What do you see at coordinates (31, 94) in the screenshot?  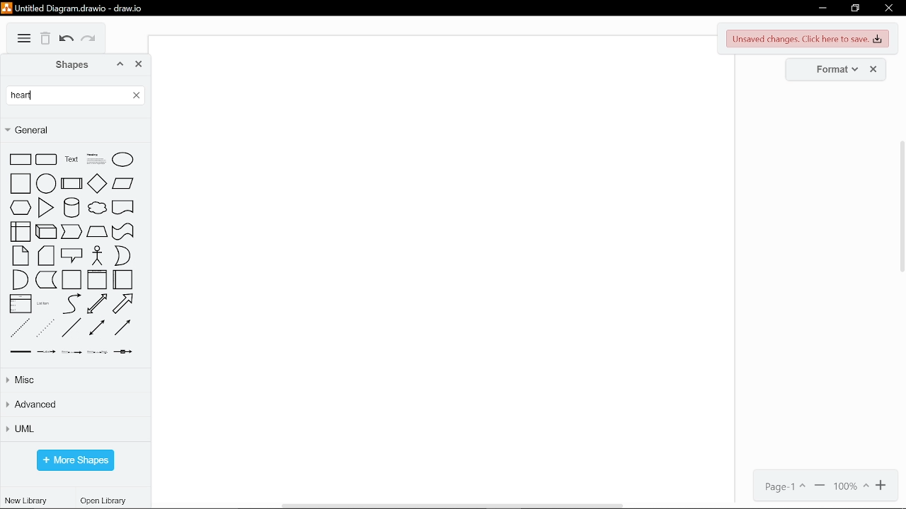 I see `text cursor` at bounding box center [31, 94].